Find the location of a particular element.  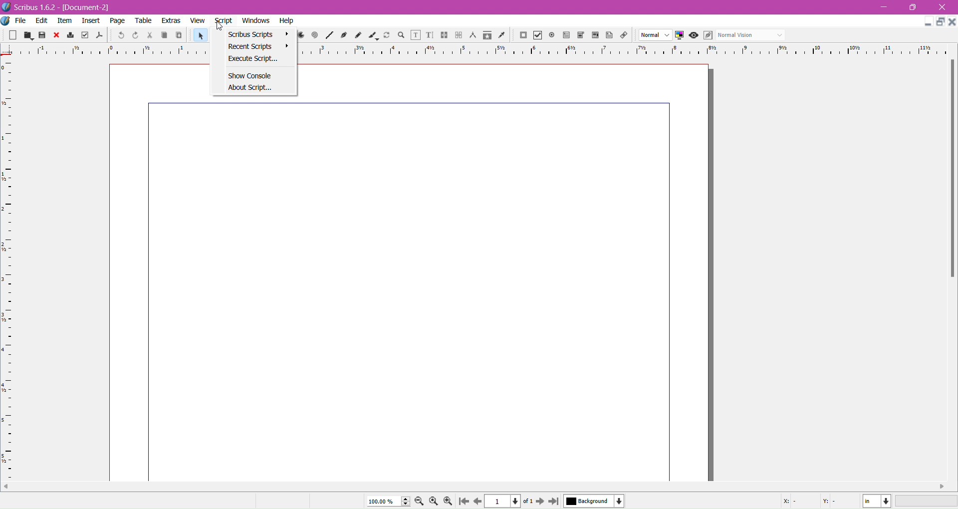

Unlink Text Frames is located at coordinates (458, 35).